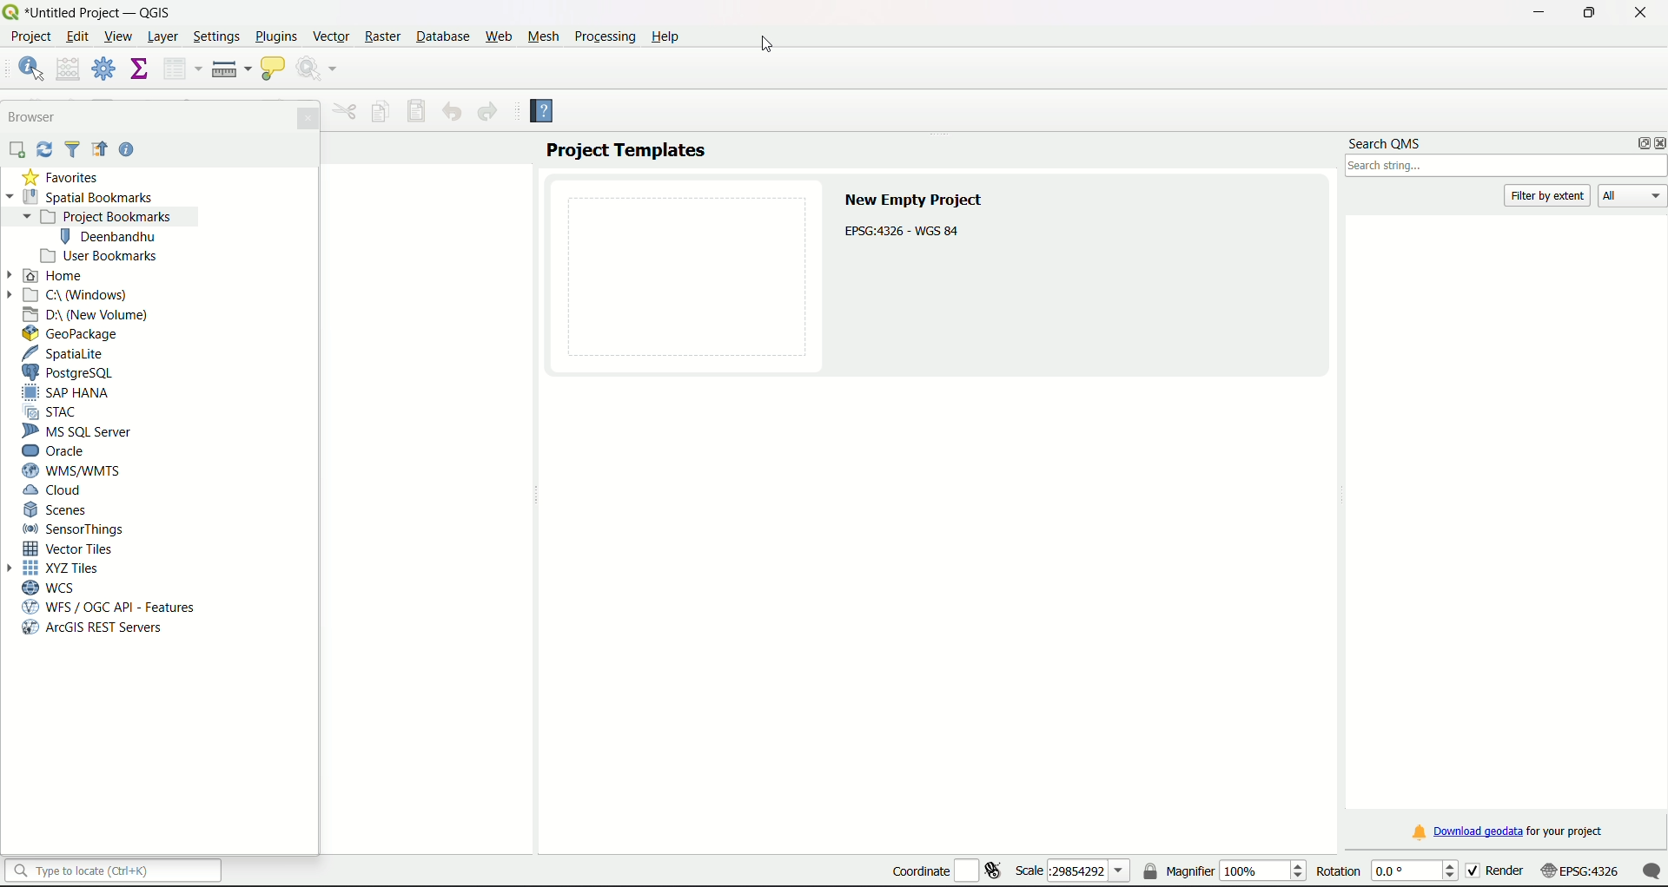  What do you see at coordinates (1588, 13) in the screenshot?
I see `minimize/maximize` at bounding box center [1588, 13].